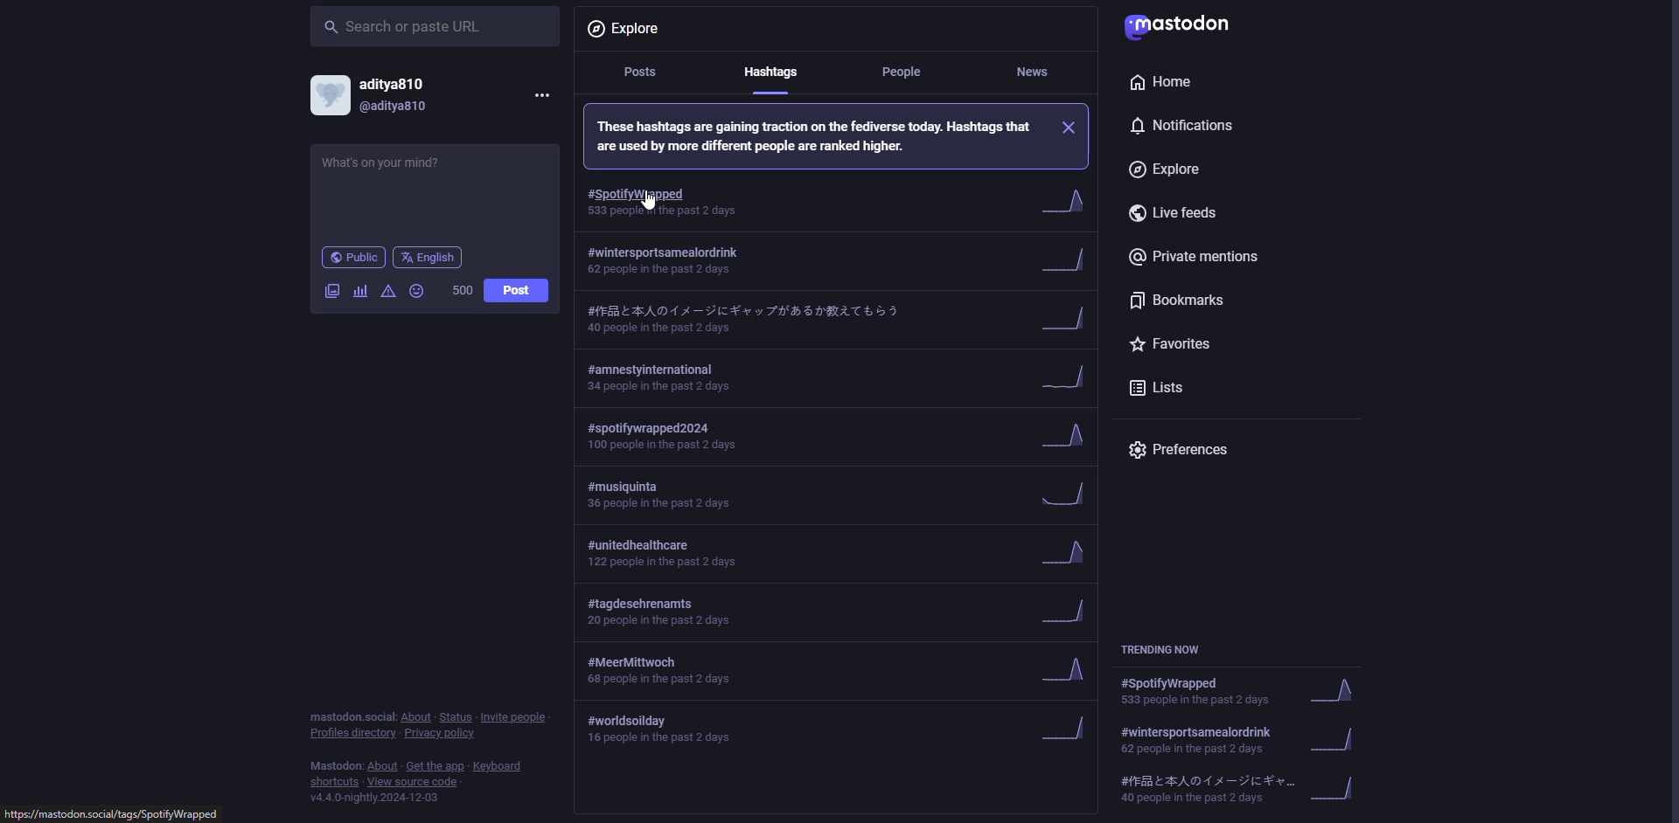 This screenshot has height=823, width=1679. Describe the element at coordinates (1163, 387) in the screenshot. I see `lists` at that location.